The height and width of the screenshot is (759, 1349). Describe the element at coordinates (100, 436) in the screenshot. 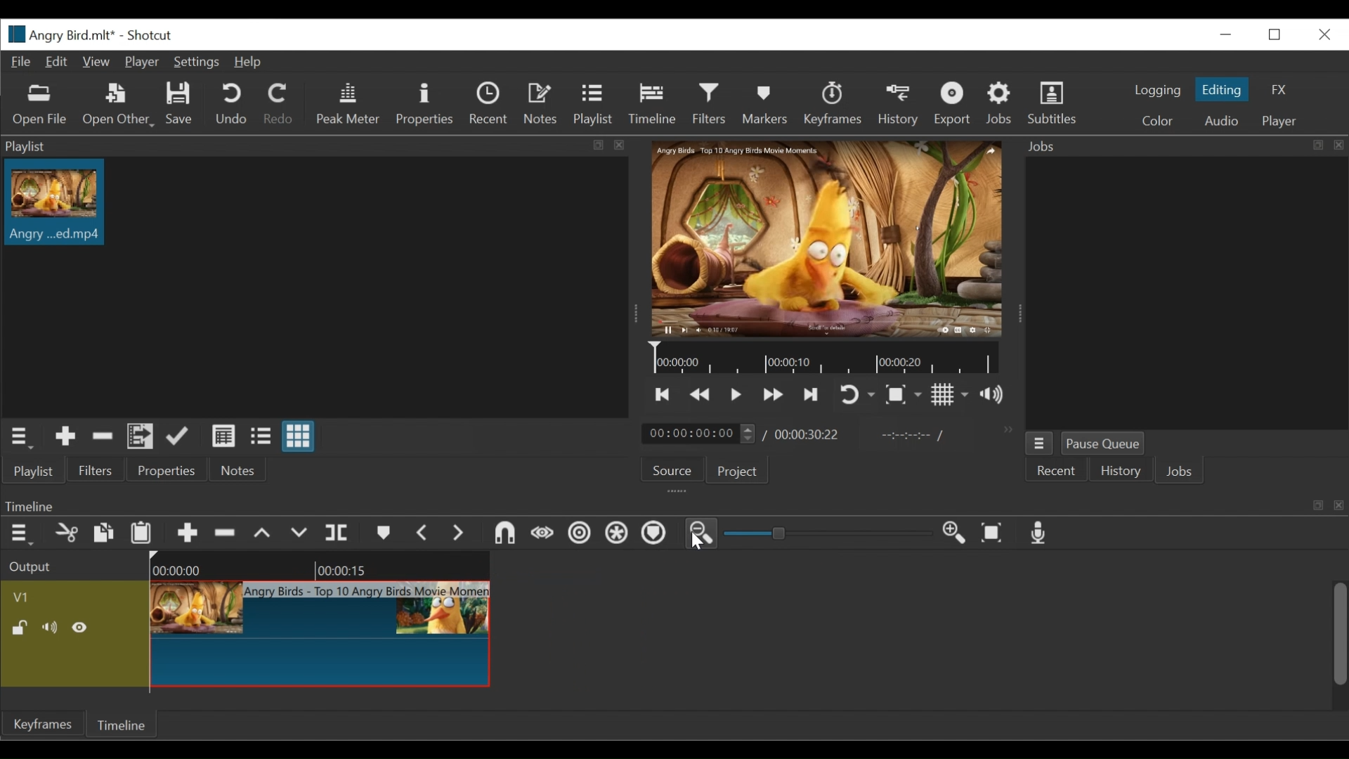

I see `Remove cut` at that location.